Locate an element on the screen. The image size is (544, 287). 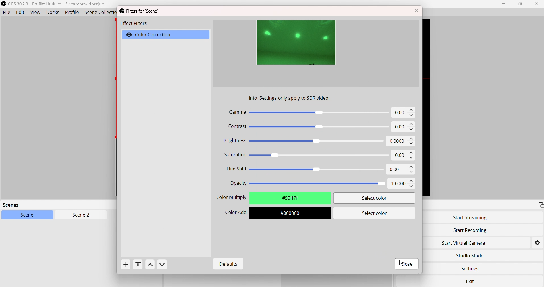
Start Recording is located at coordinates (470, 230).